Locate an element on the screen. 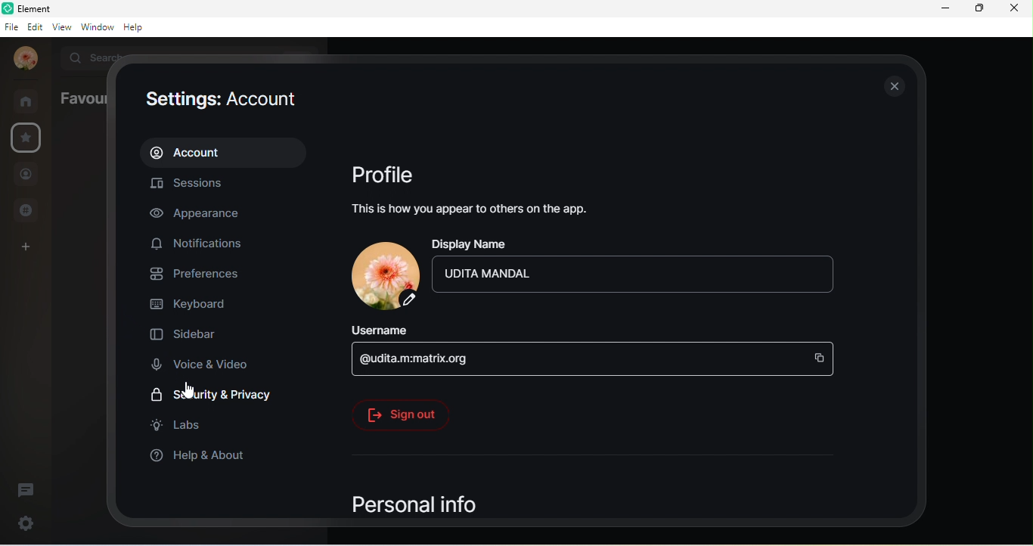  cursor movement is located at coordinates (185, 389).